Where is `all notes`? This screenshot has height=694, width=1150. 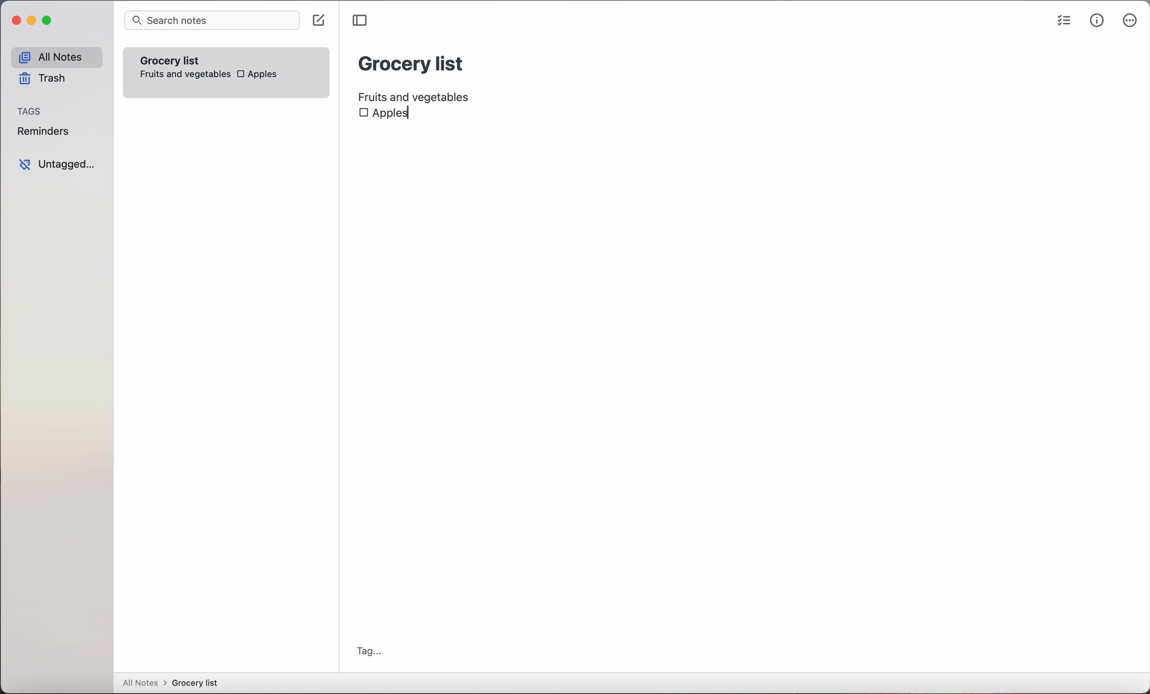 all notes is located at coordinates (56, 57).